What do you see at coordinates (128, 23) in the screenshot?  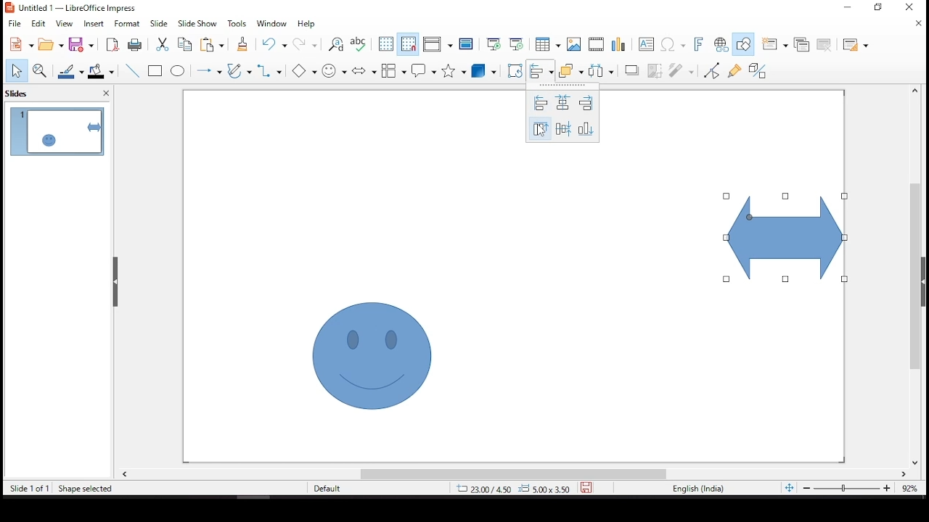 I see `format` at bounding box center [128, 23].